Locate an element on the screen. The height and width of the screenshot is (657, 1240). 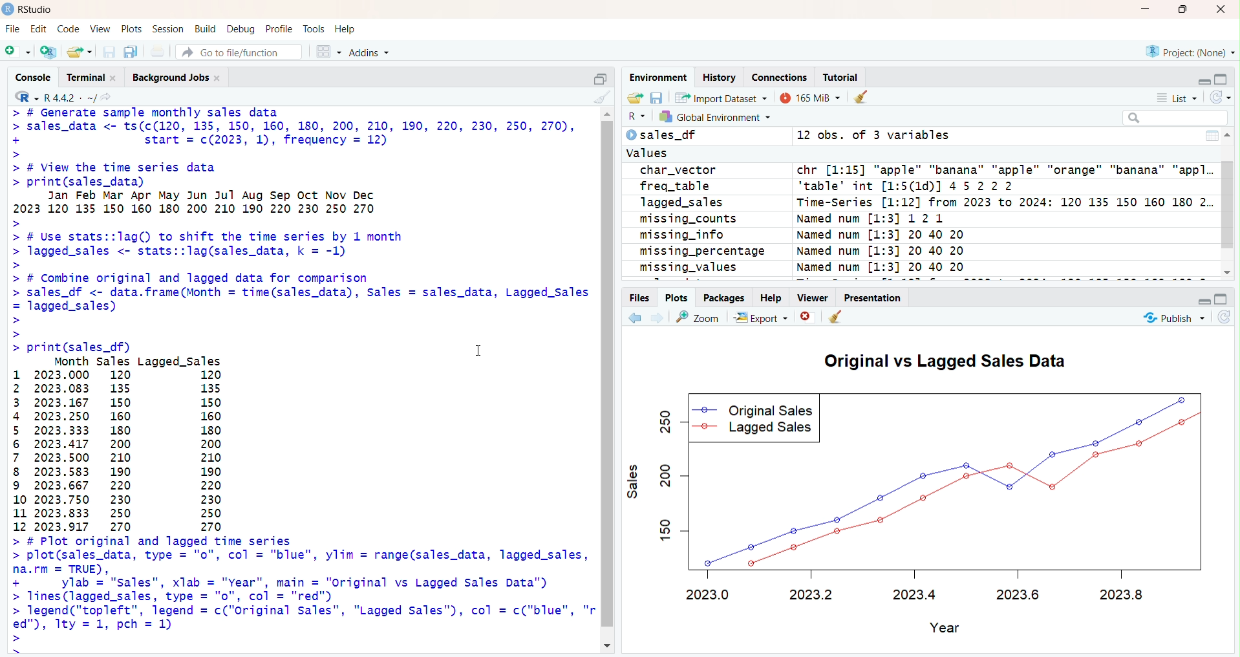
sales difference is located at coordinates (804, 135).